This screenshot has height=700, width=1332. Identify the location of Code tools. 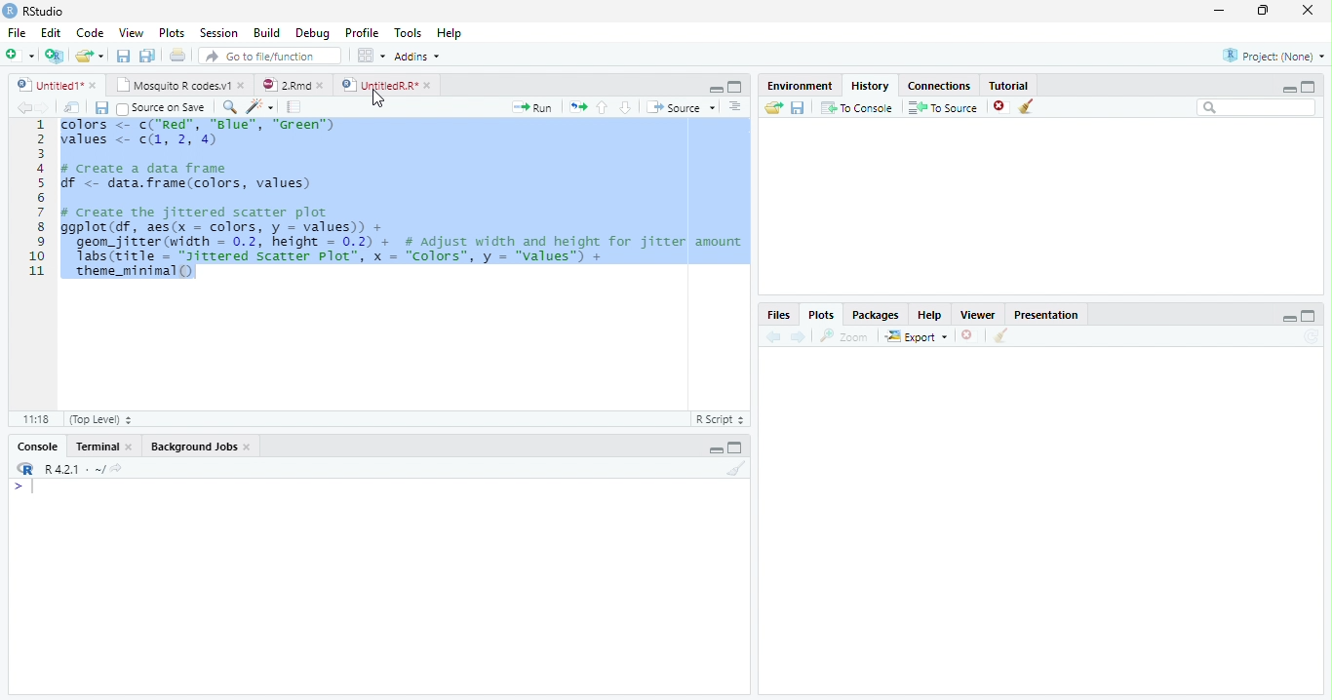
(261, 107).